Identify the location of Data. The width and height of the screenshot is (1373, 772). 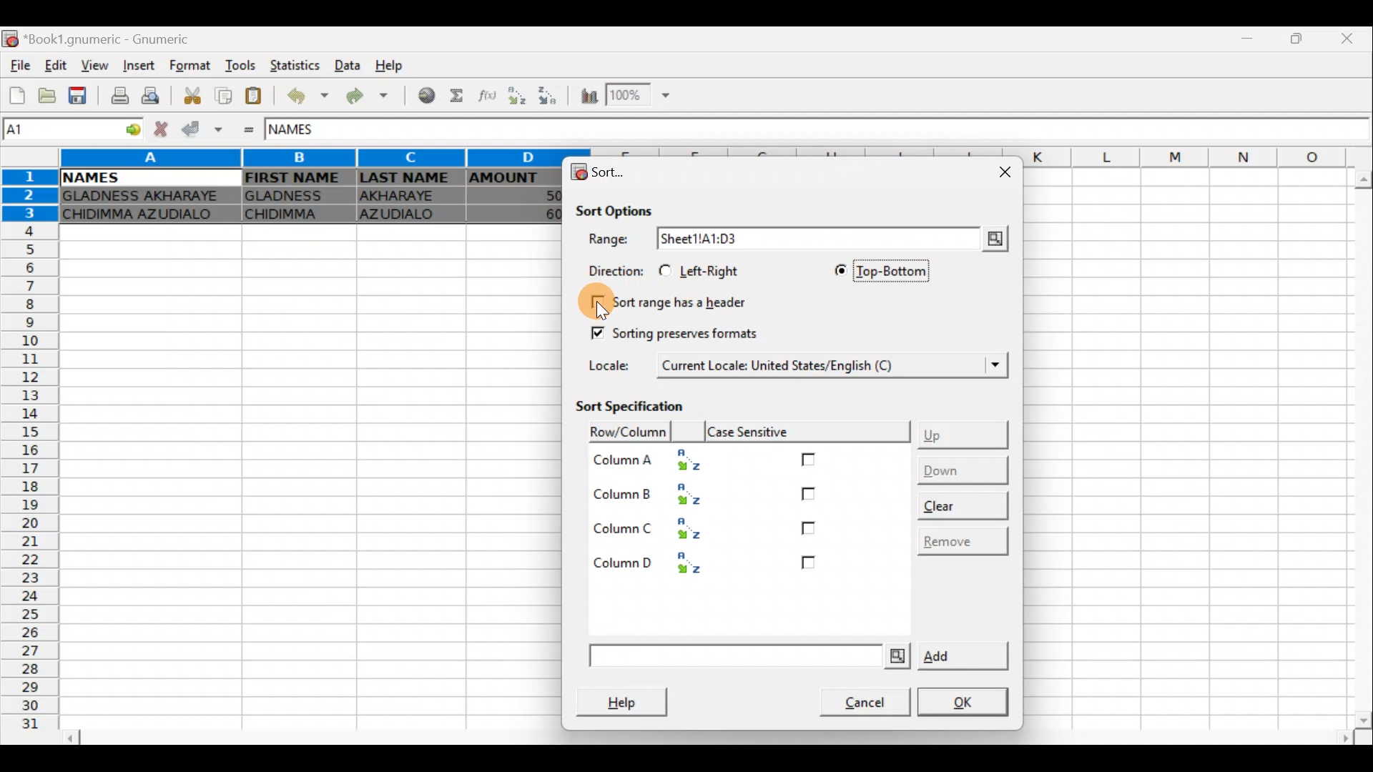
(346, 64).